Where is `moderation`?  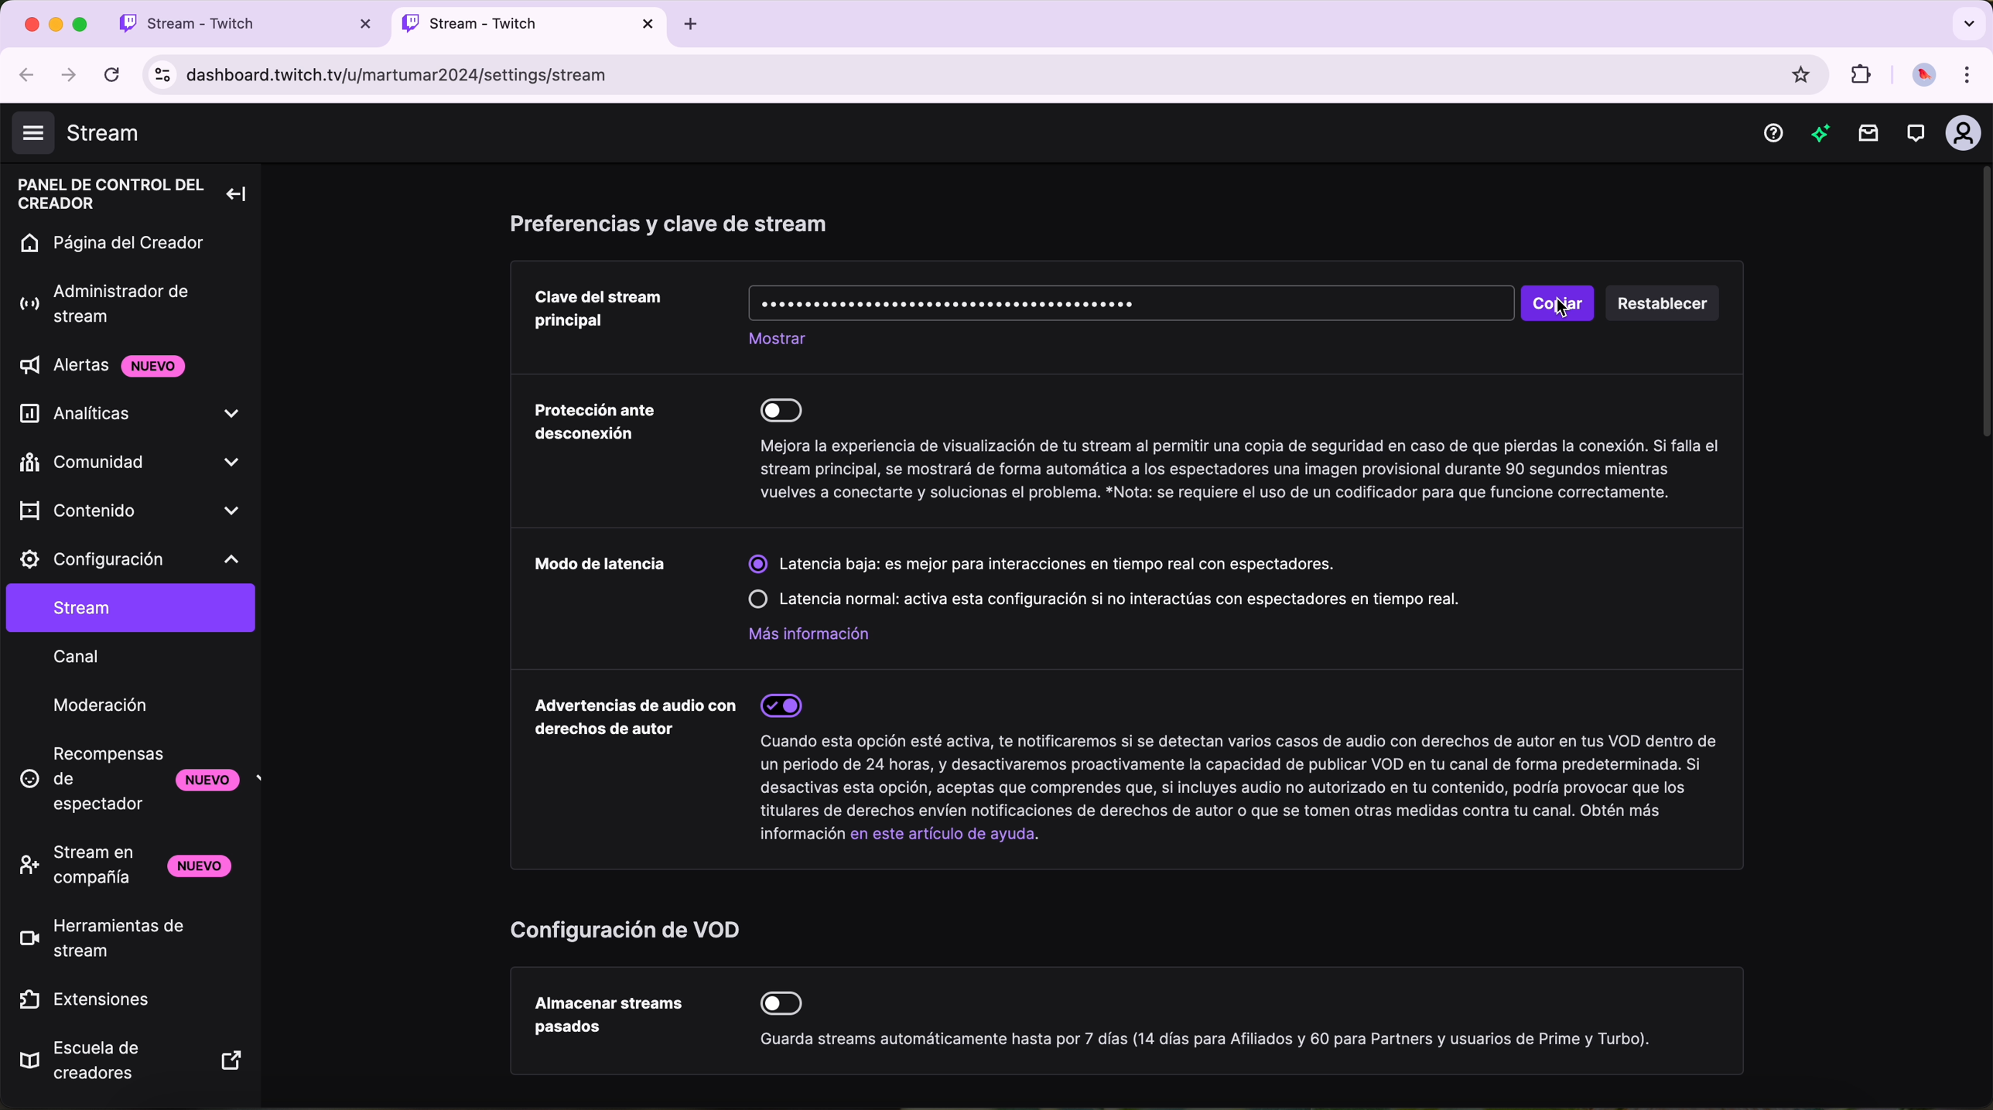
moderation is located at coordinates (101, 702).